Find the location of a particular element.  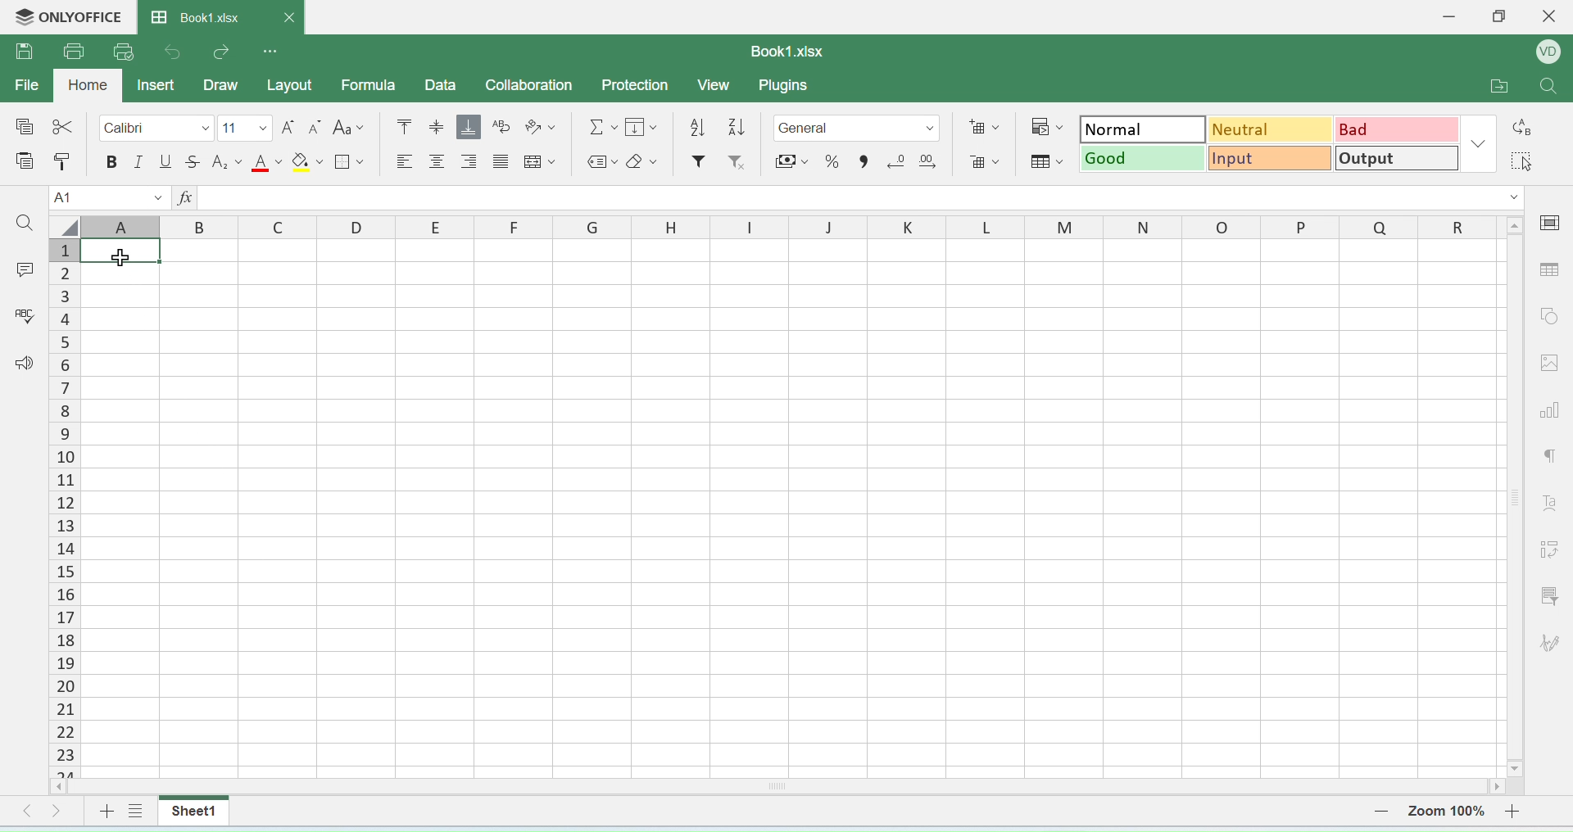

 is located at coordinates (318, 126).